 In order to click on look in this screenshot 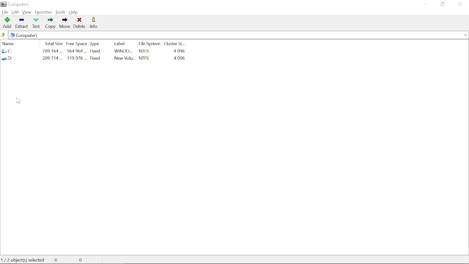, I will do `click(61, 12)`.